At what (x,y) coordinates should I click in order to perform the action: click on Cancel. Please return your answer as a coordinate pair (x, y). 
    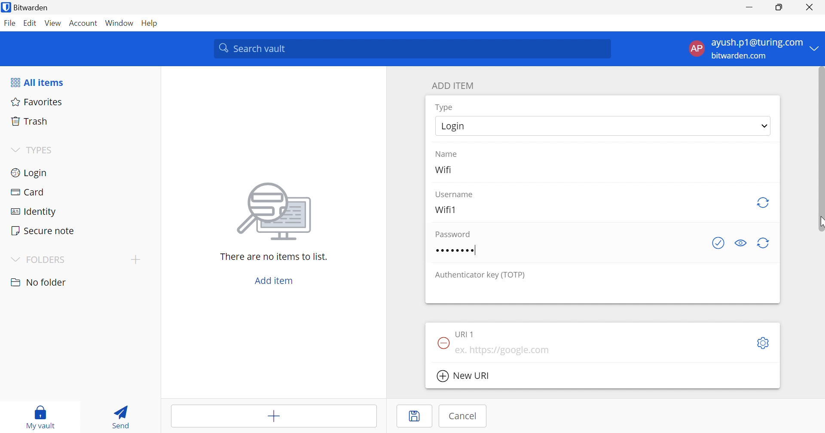
    Looking at the image, I should click on (464, 416).